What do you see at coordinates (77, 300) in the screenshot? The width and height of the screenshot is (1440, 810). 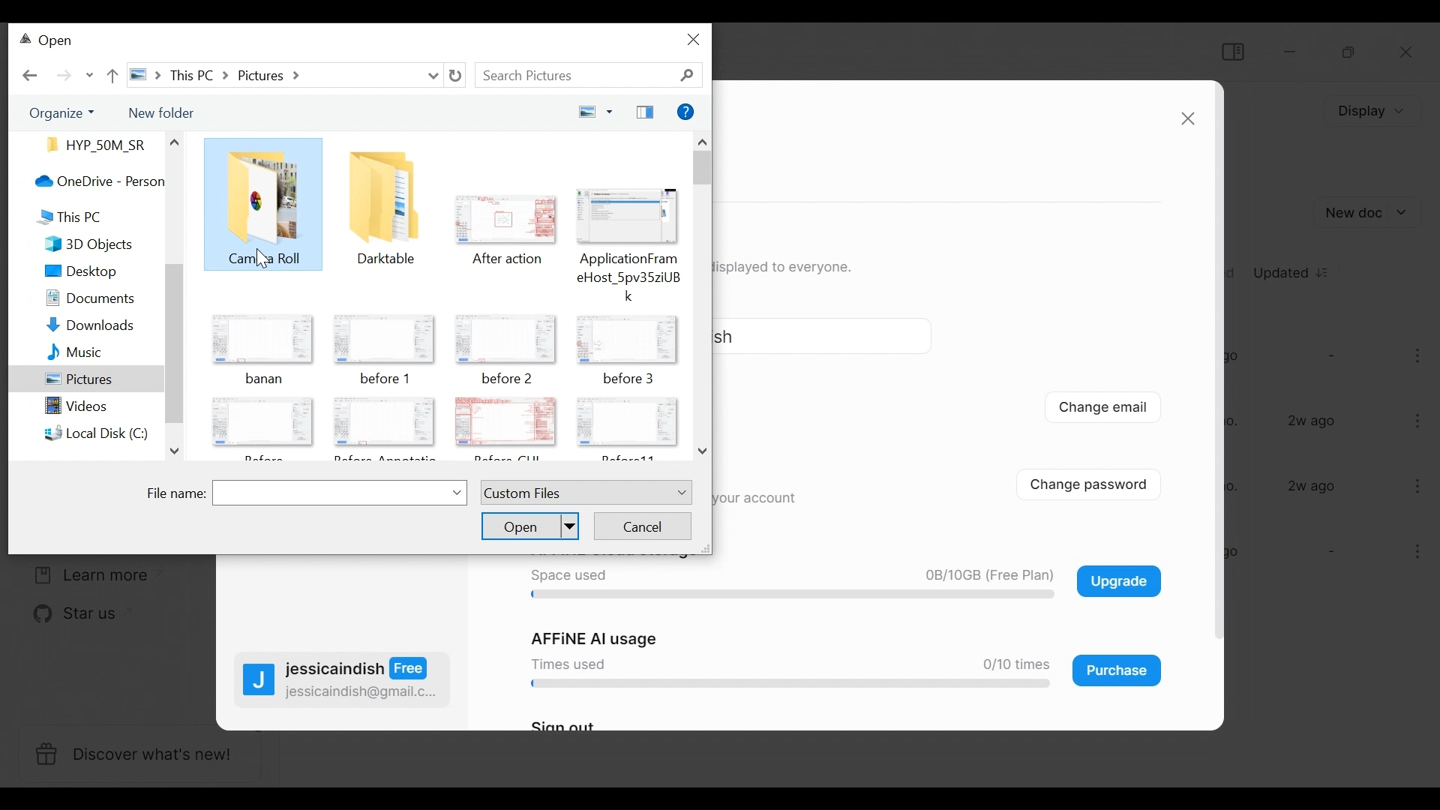 I see `Documents` at bounding box center [77, 300].